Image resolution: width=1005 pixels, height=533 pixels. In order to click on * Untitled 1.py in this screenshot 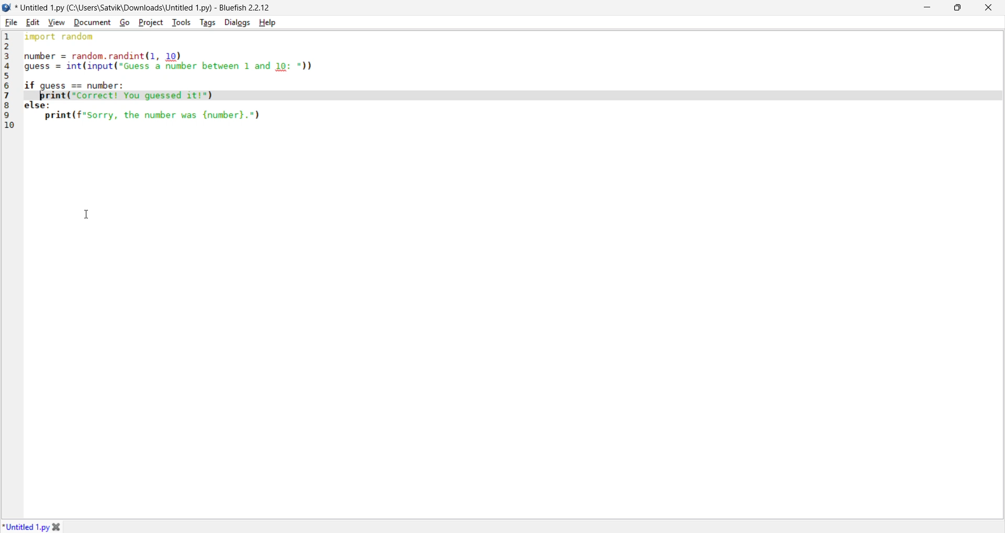, I will do `click(26, 526)`.